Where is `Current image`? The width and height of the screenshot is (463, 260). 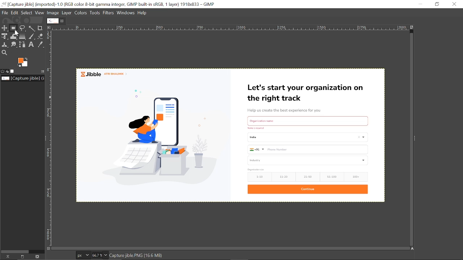
Current image is located at coordinates (230, 135).